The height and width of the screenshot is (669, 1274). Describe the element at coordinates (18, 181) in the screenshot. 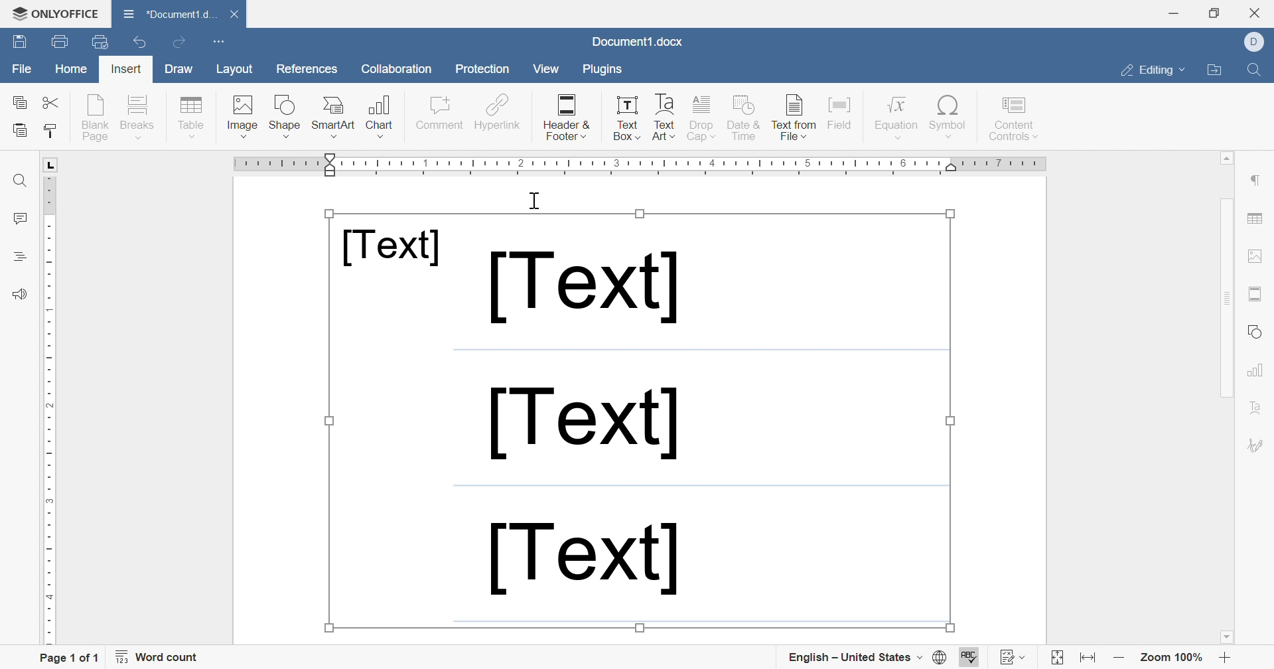

I see `Find` at that location.